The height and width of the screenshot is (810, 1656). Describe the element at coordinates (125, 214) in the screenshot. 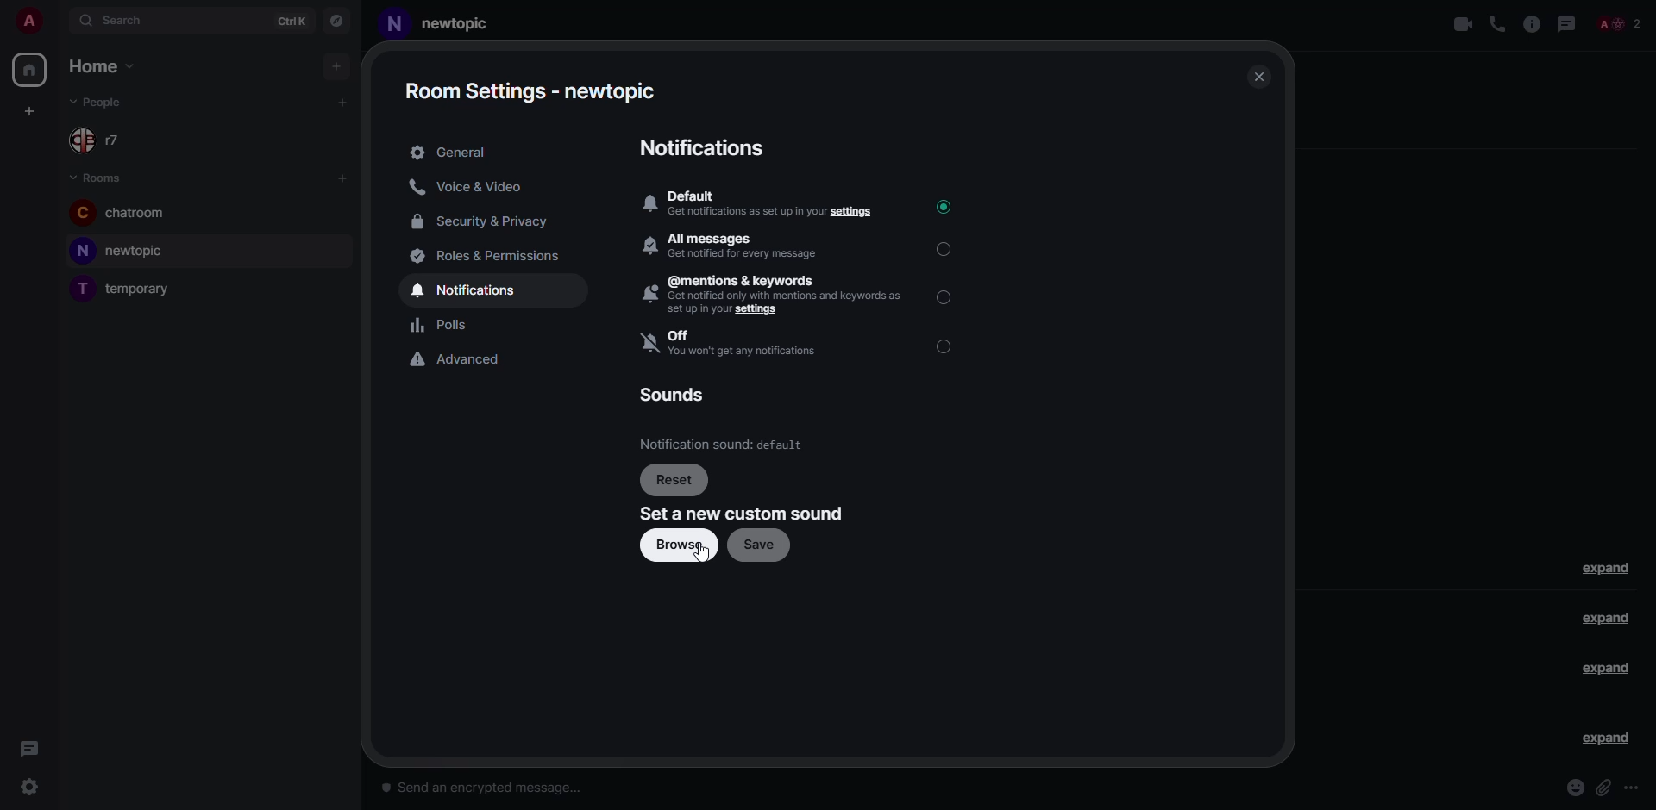

I see `chatroom` at that location.